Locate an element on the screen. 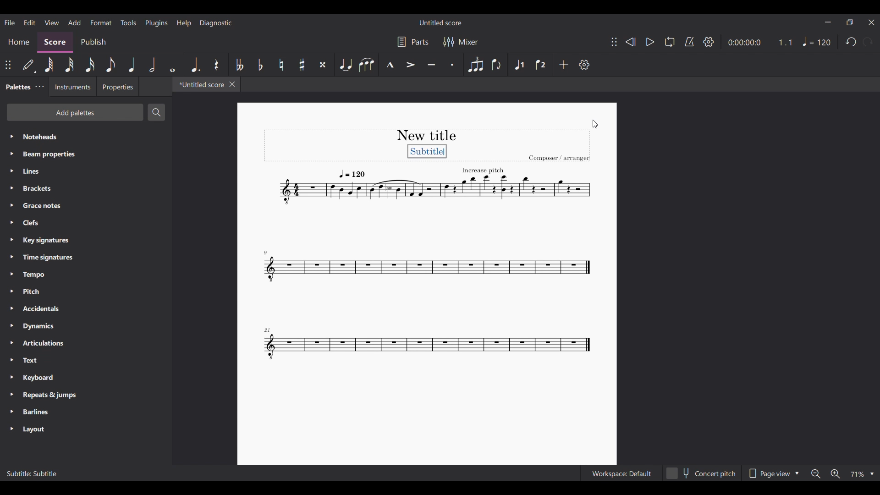  Loop playback is located at coordinates (670, 42).